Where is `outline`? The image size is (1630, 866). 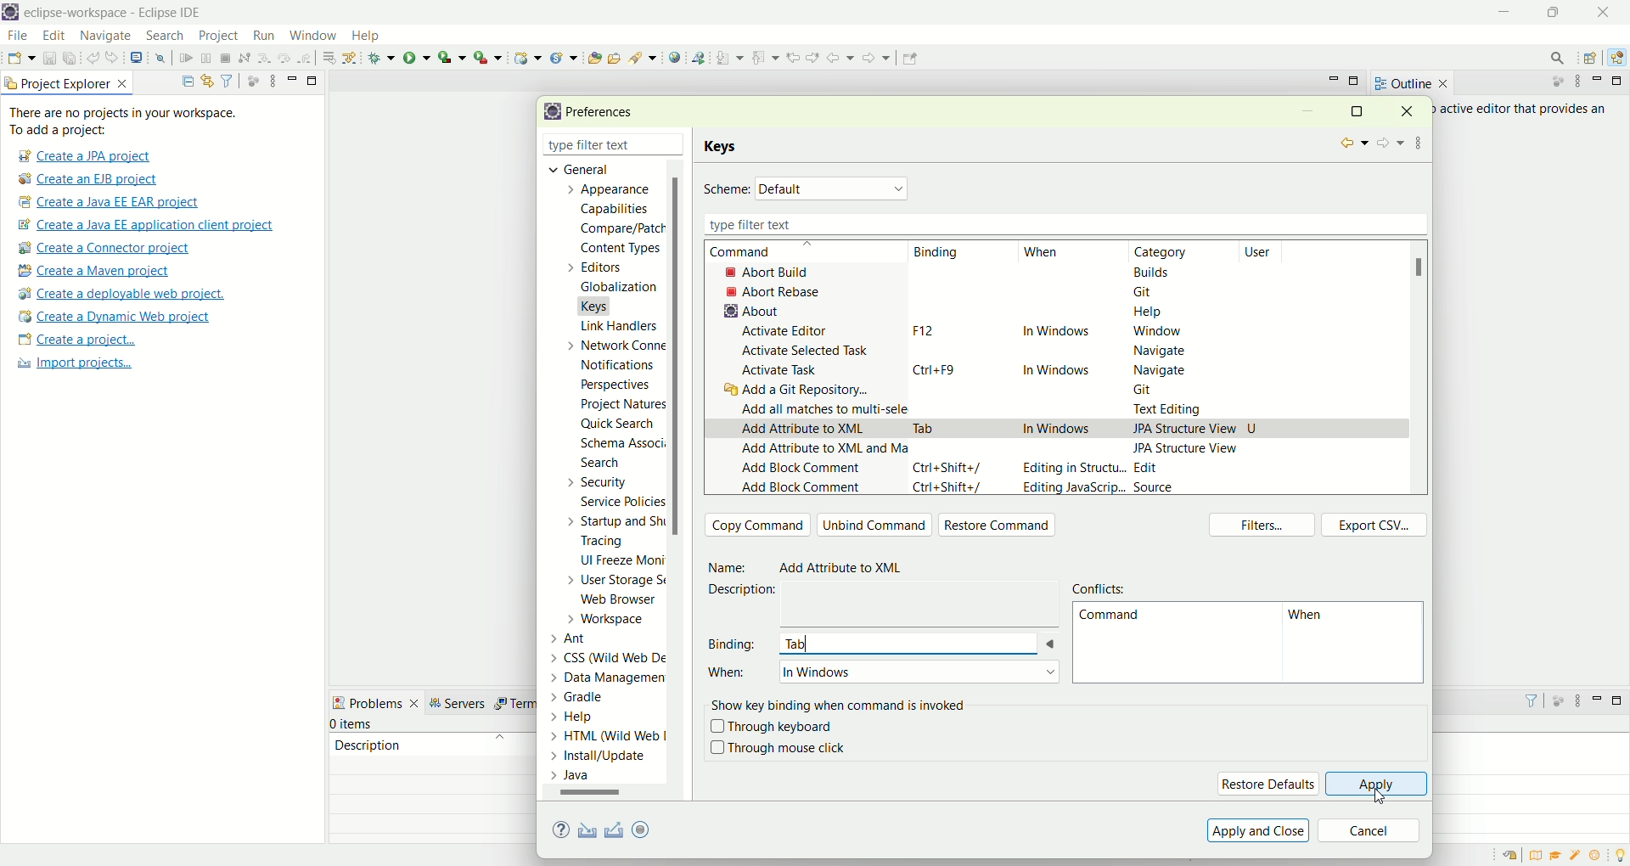 outline is located at coordinates (1411, 83).